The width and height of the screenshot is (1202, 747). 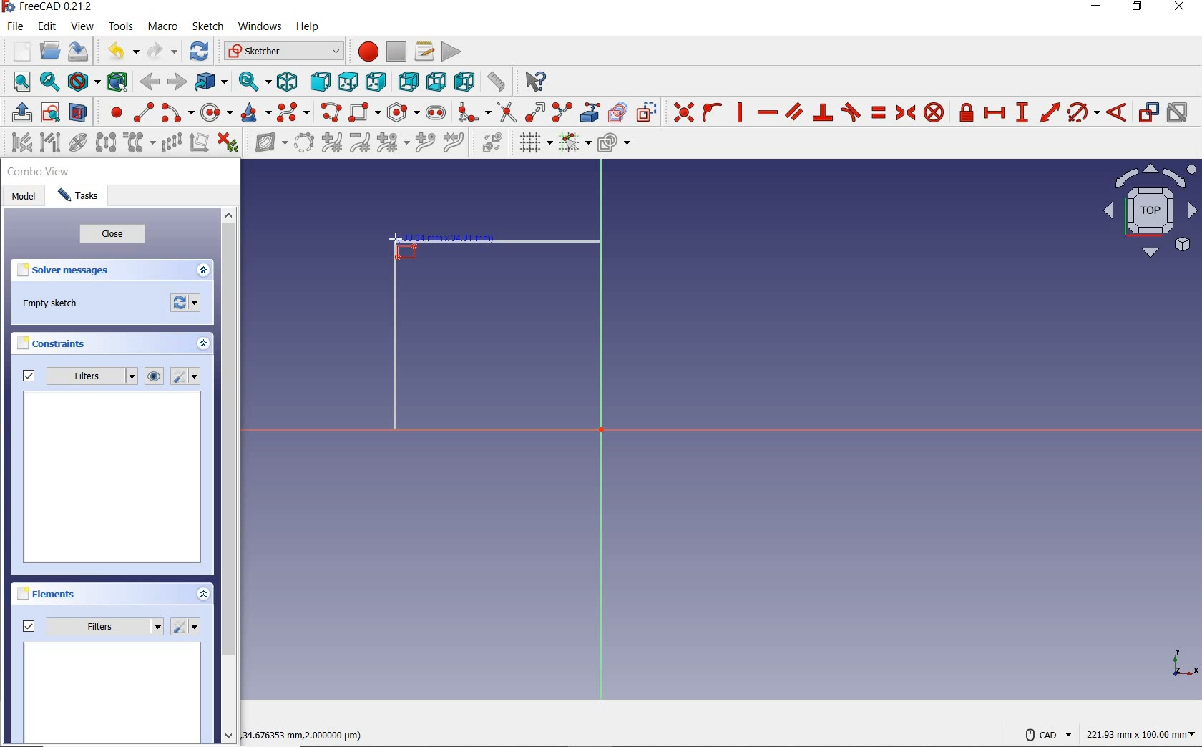 What do you see at coordinates (1049, 112) in the screenshot?
I see `constrain distance` at bounding box center [1049, 112].